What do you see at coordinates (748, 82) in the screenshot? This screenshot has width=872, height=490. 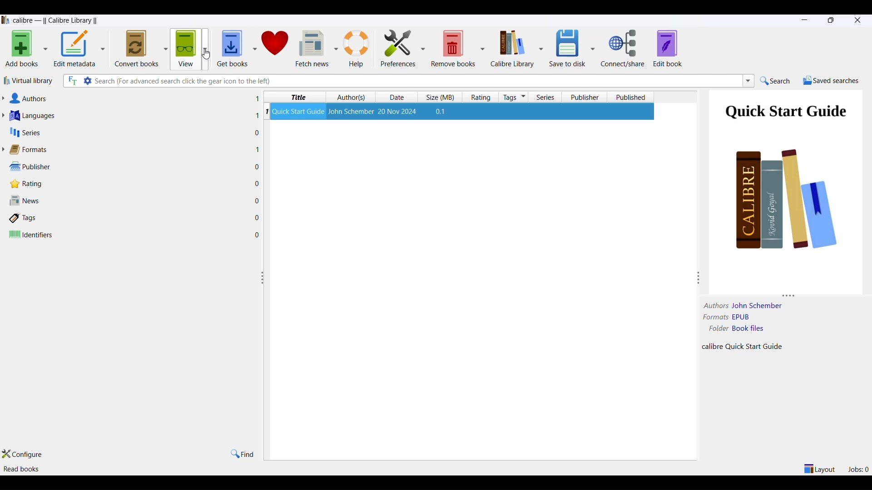 I see `search box dropdown button` at bounding box center [748, 82].